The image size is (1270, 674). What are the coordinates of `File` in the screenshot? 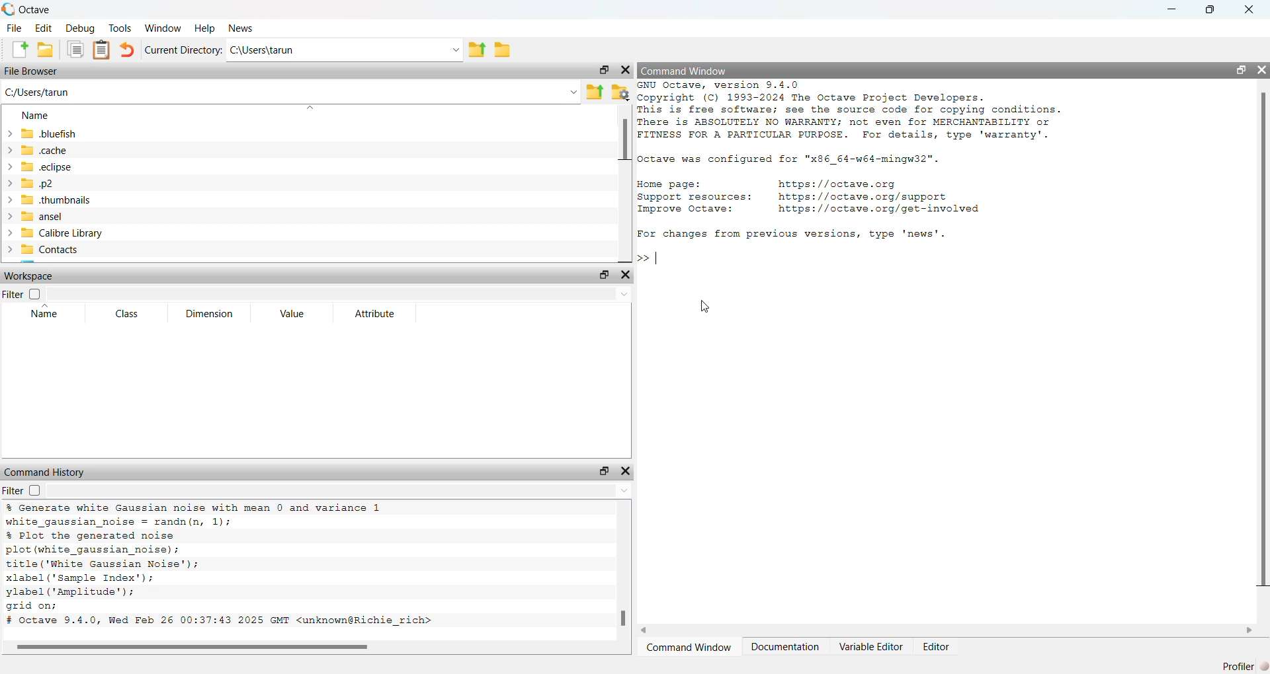 It's located at (13, 28).